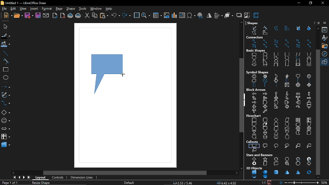 This screenshot has height=185, width=329. I want to click on ellipse, so click(5, 77).